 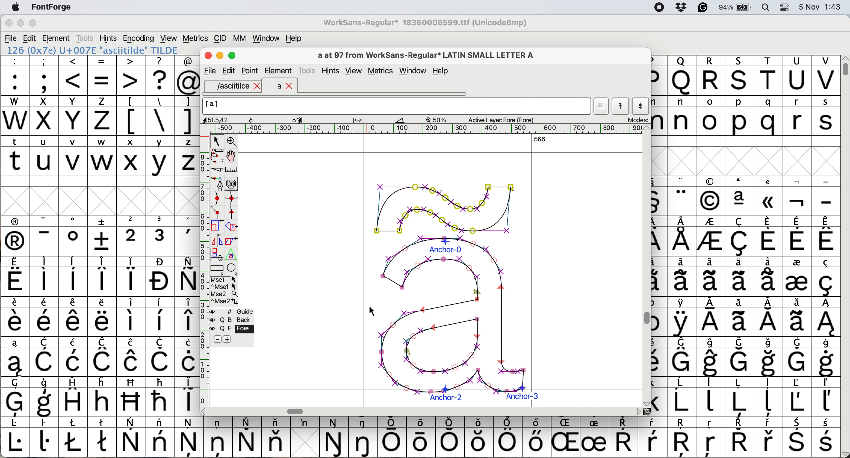 I want to click on symbol, so click(x=187, y=317).